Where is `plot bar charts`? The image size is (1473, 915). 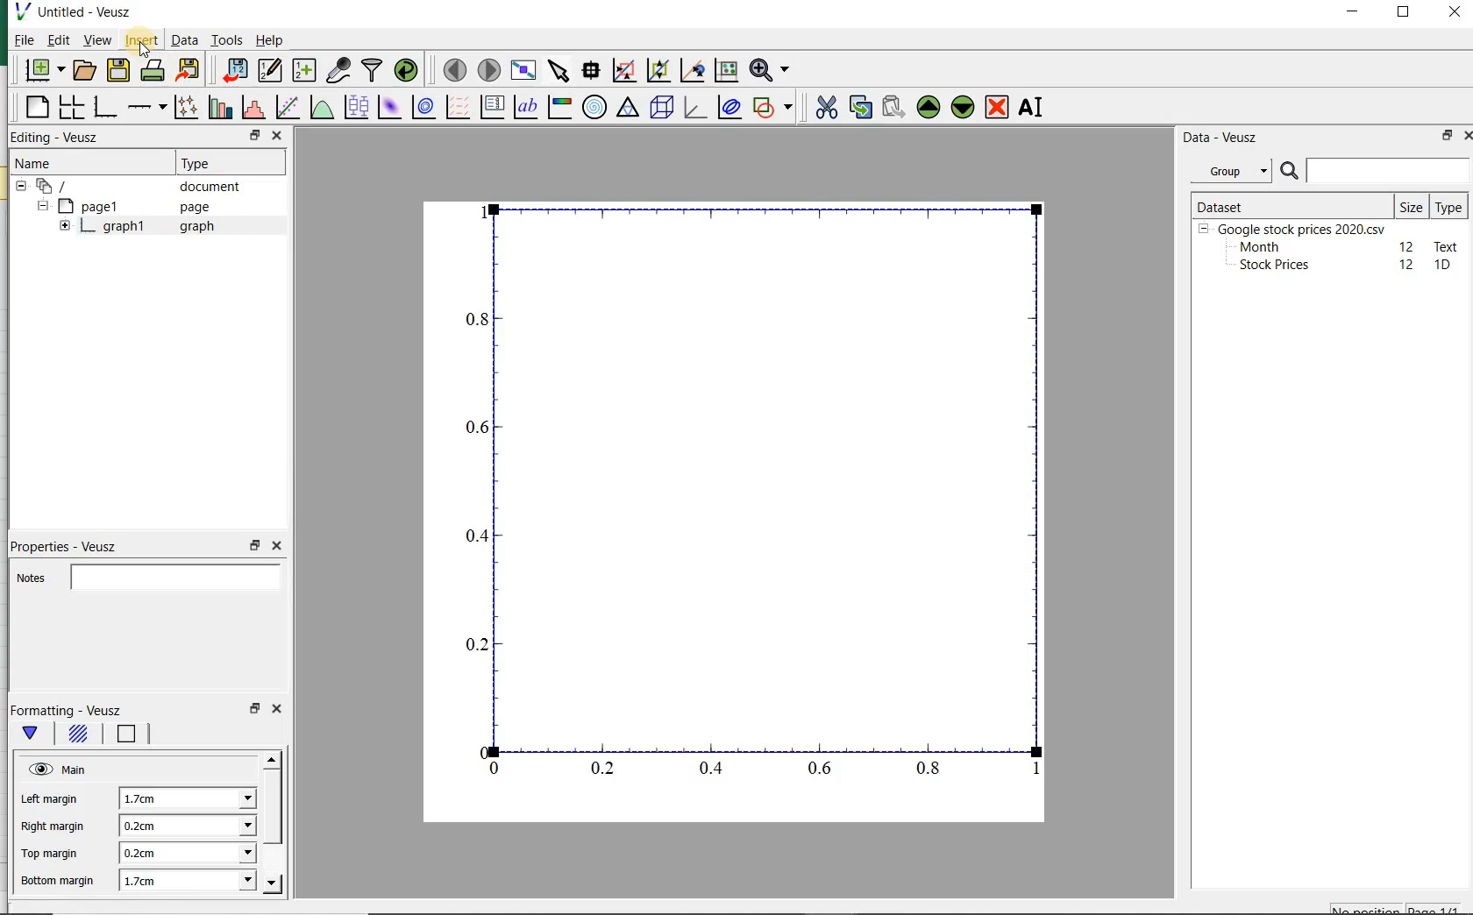
plot bar charts is located at coordinates (217, 109).